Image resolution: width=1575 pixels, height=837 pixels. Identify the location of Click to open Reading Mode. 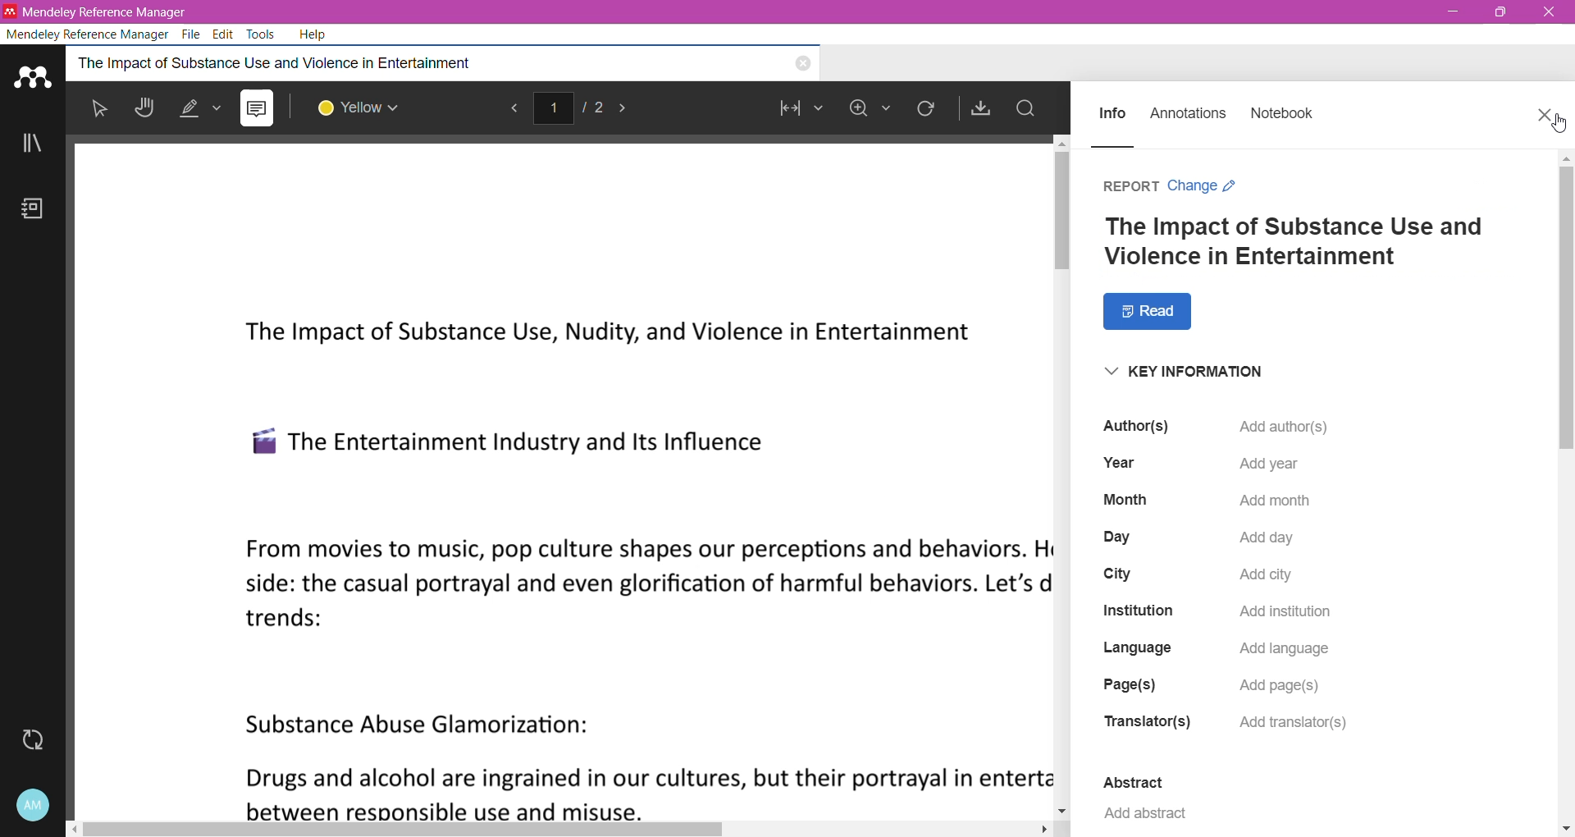
(1150, 309).